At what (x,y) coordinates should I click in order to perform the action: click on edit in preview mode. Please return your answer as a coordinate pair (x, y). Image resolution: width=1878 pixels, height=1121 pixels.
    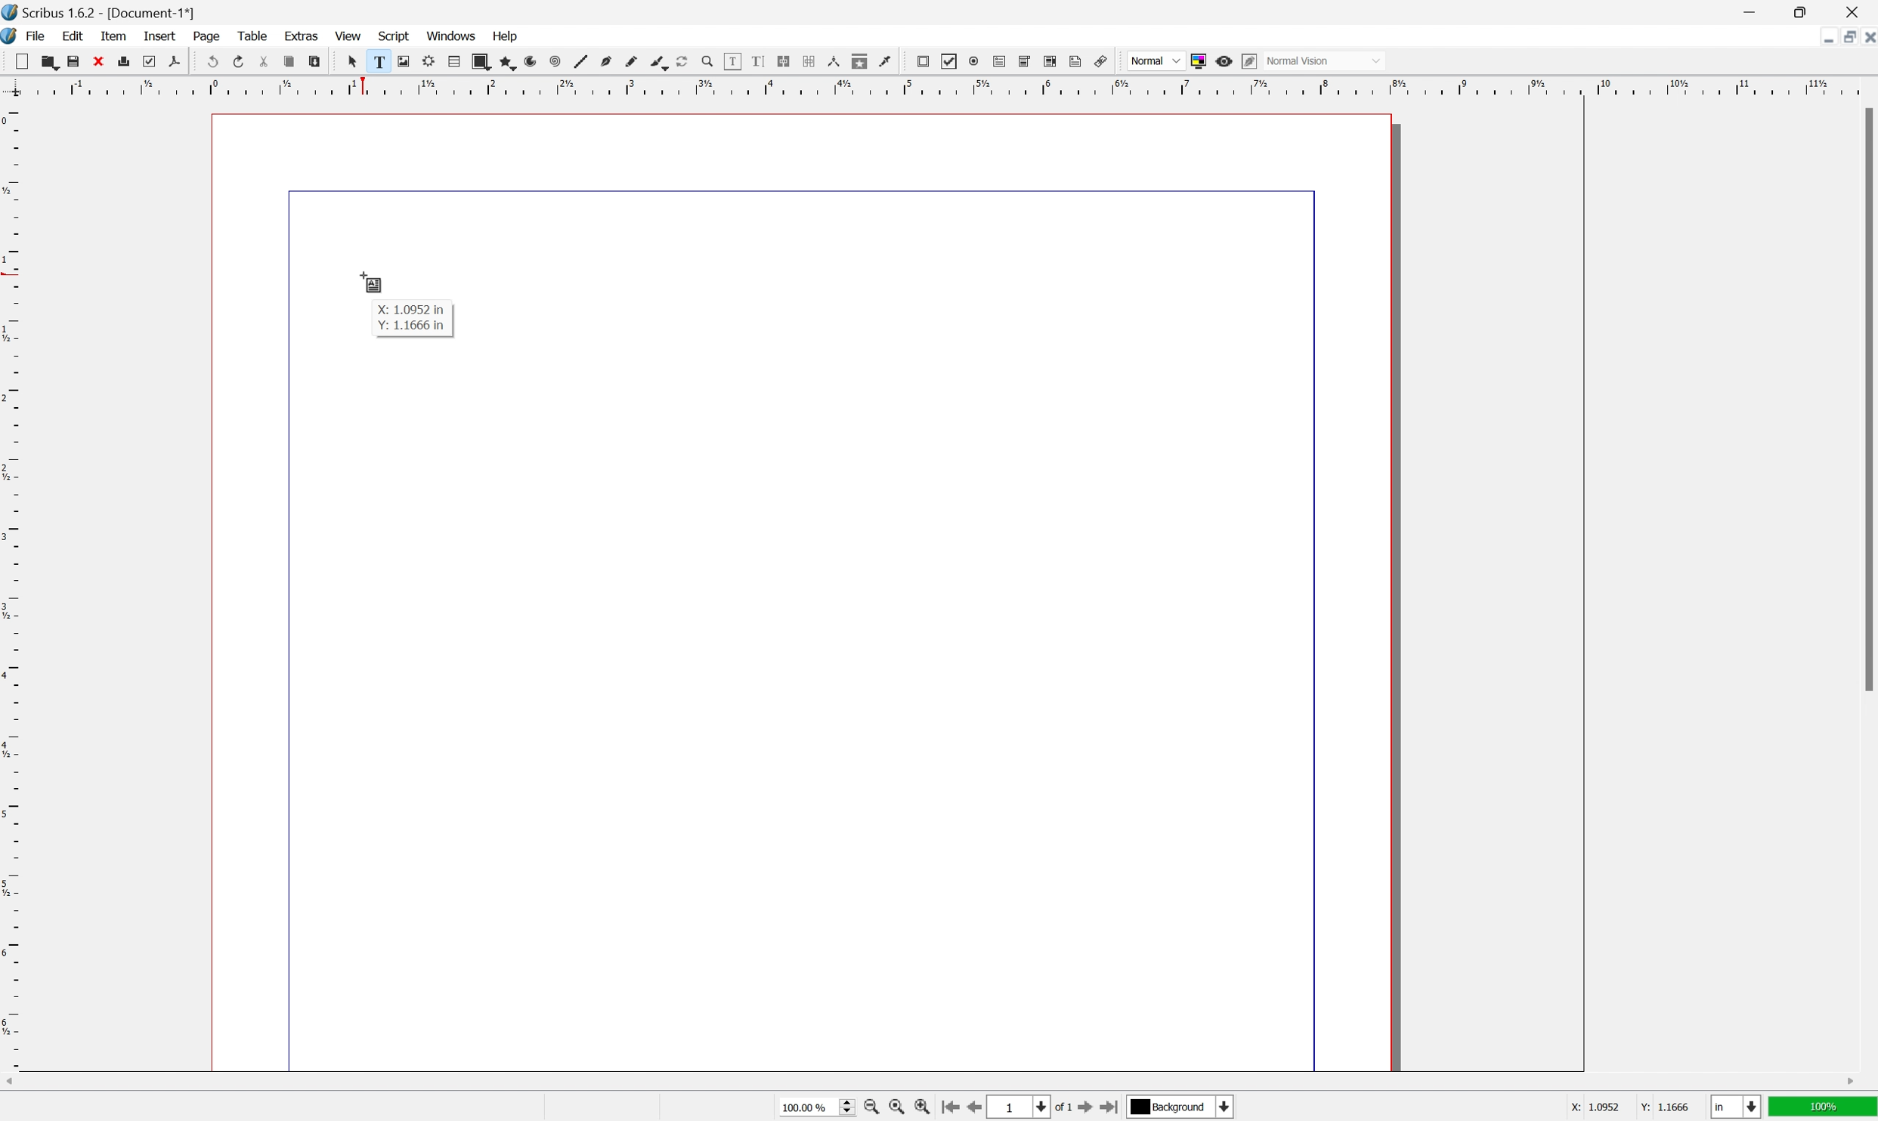
    Looking at the image, I should click on (1248, 60).